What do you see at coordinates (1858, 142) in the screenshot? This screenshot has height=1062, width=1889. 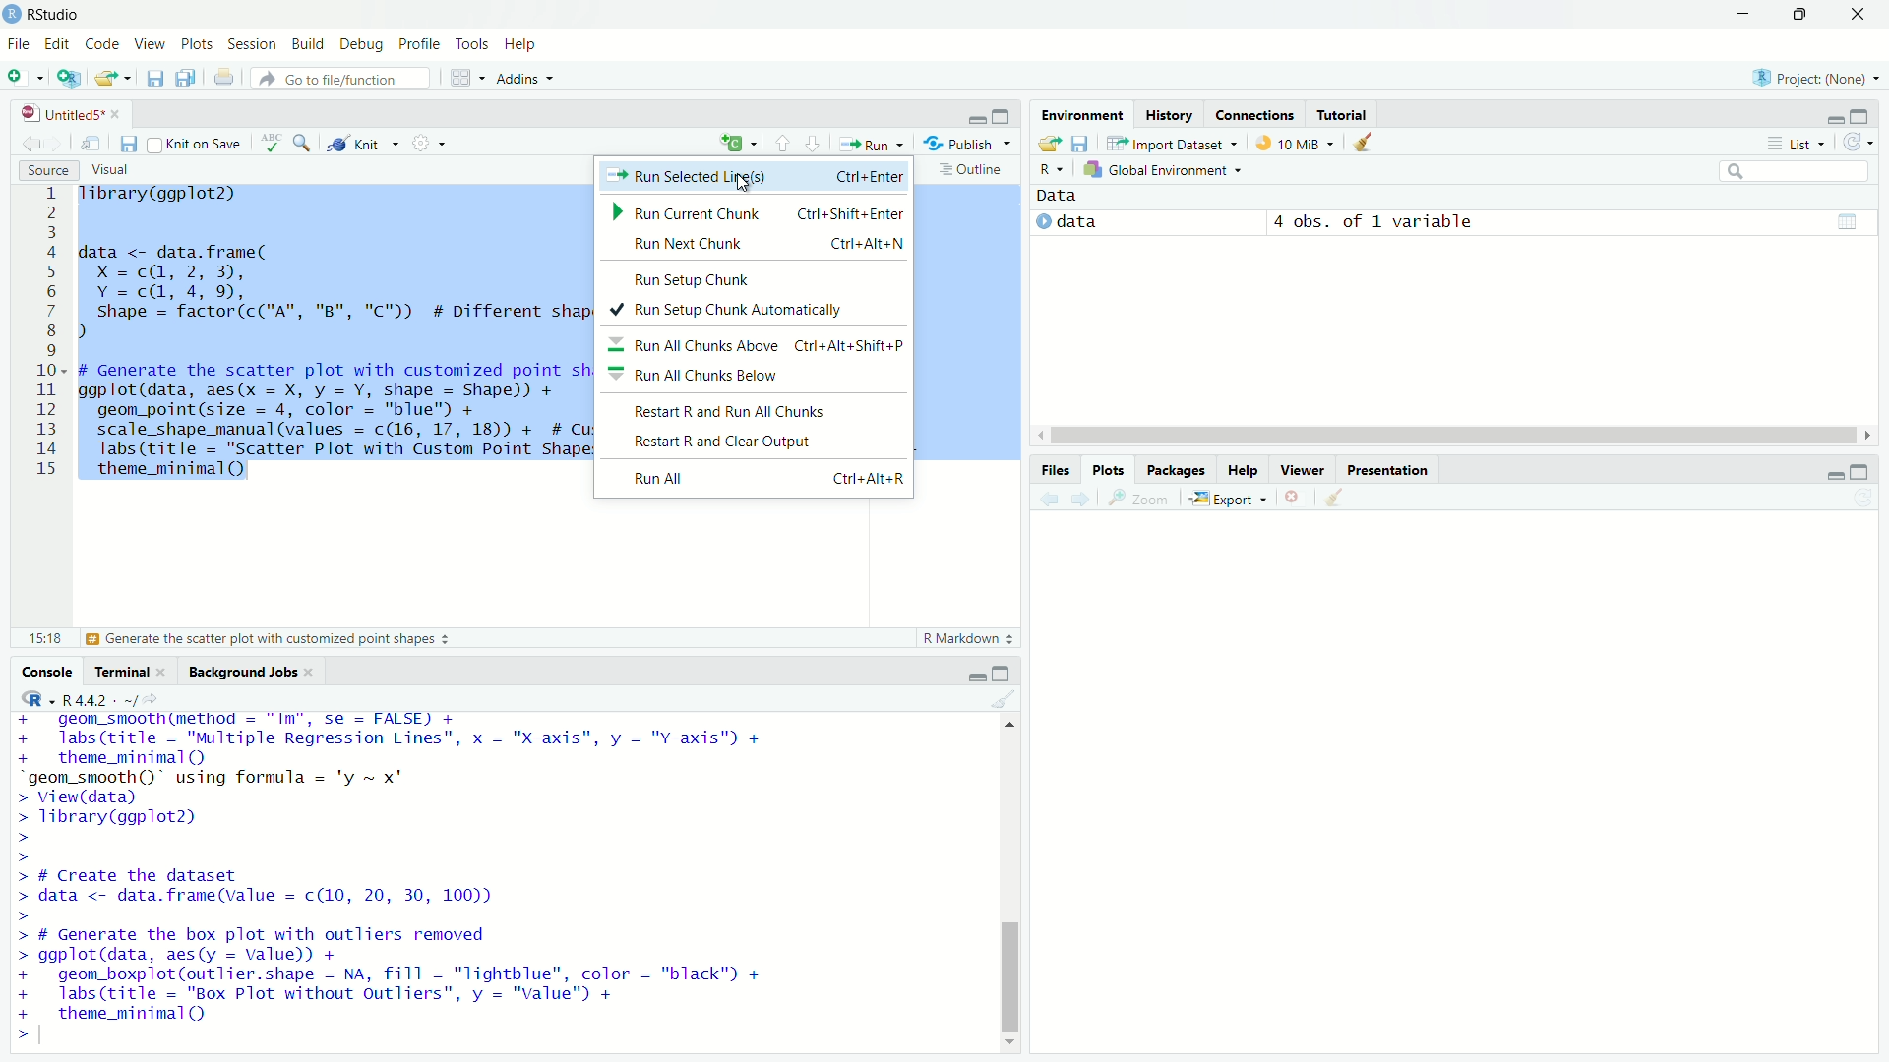 I see `Refresh the list of objects in the environment` at bounding box center [1858, 142].